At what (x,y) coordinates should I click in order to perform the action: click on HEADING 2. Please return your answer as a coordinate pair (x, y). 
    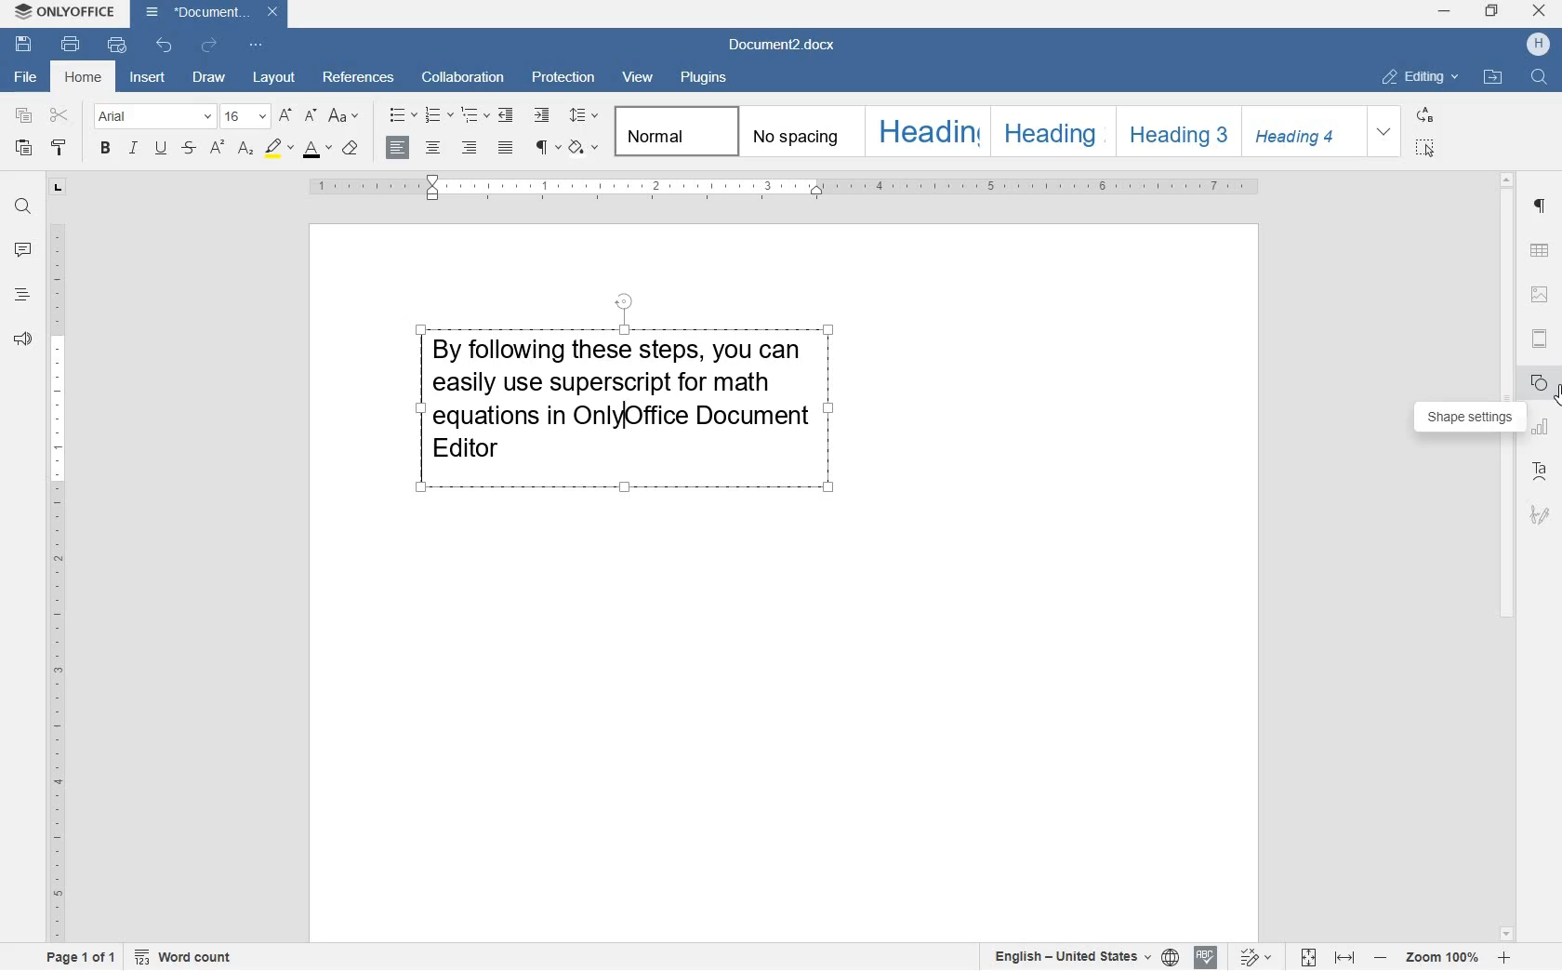
    Looking at the image, I should click on (1049, 130).